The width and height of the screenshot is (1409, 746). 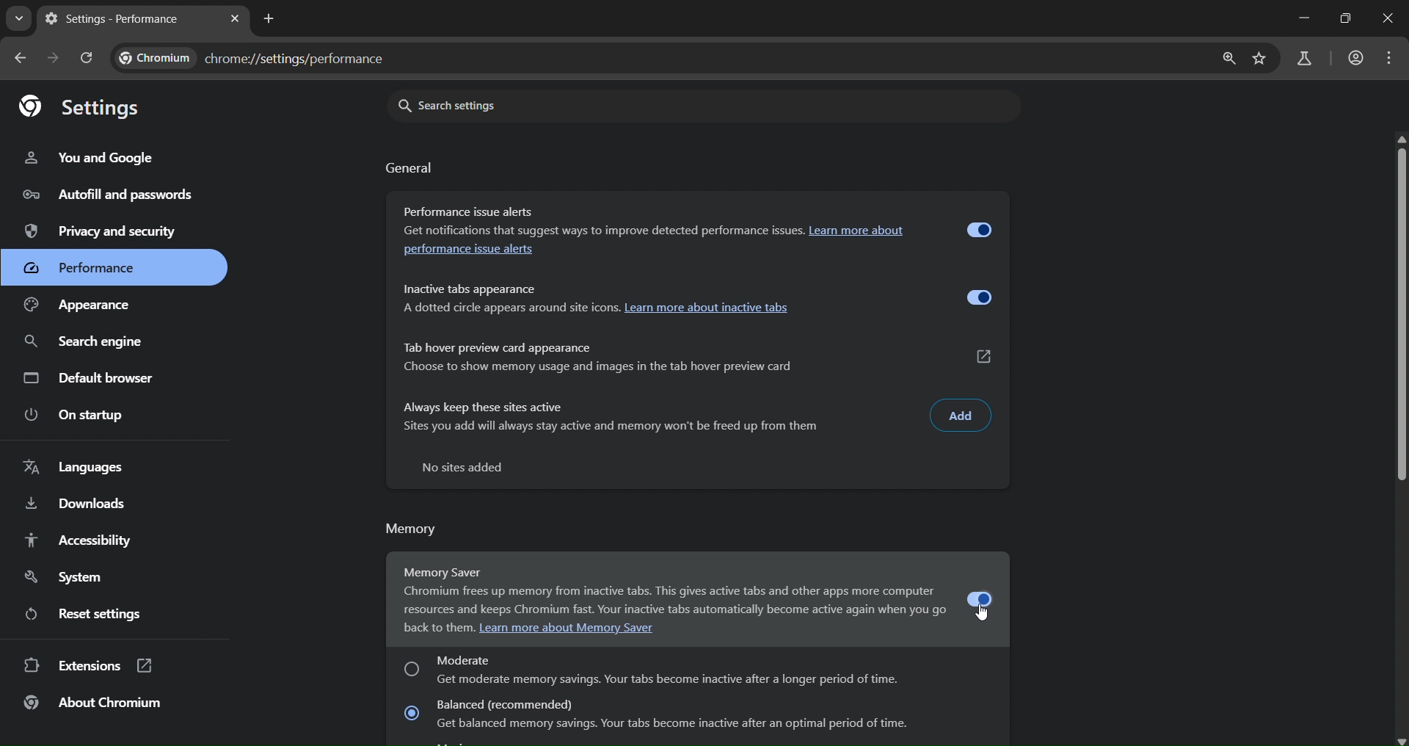 What do you see at coordinates (85, 307) in the screenshot?
I see `appearance` at bounding box center [85, 307].